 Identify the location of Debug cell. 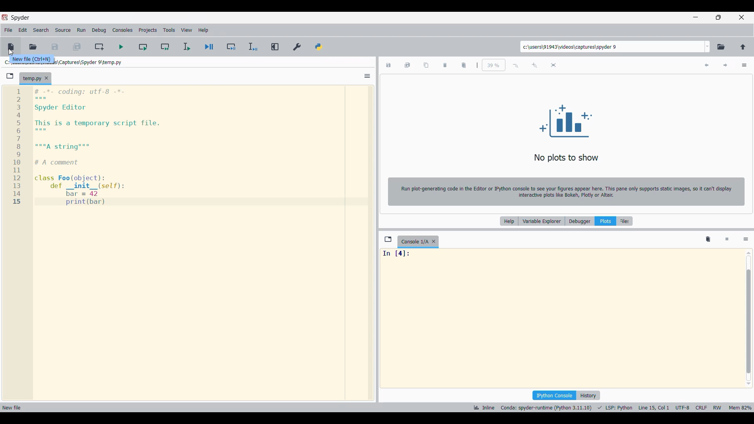
(232, 47).